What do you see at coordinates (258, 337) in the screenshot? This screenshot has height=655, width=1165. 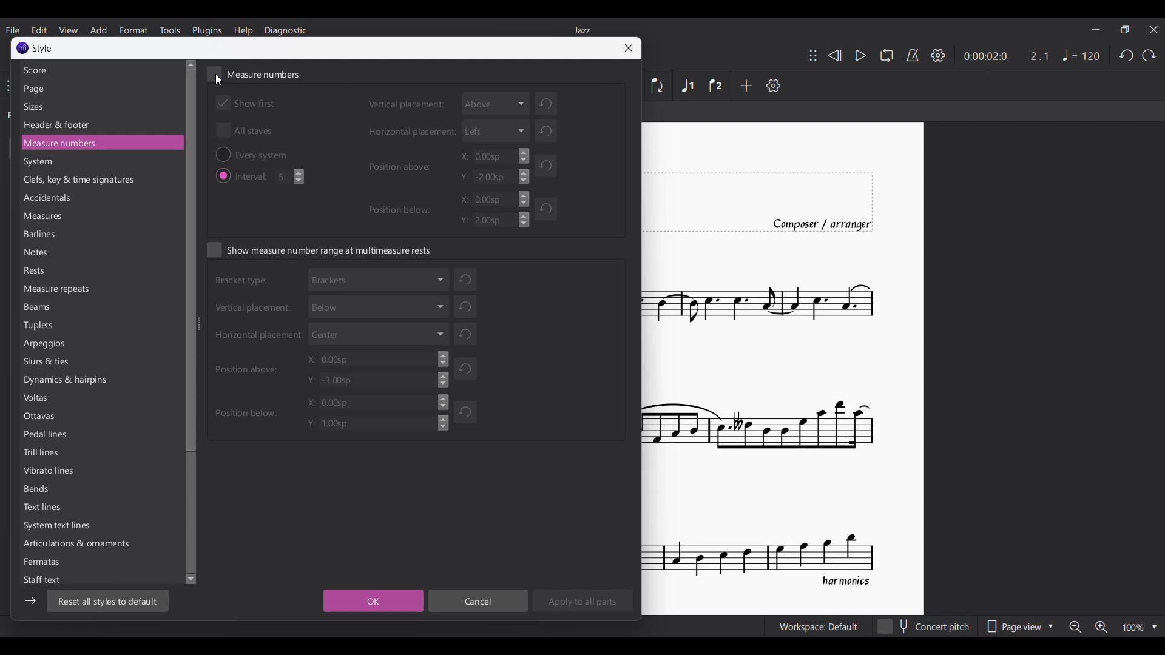 I see `Horizontal` at bounding box center [258, 337].